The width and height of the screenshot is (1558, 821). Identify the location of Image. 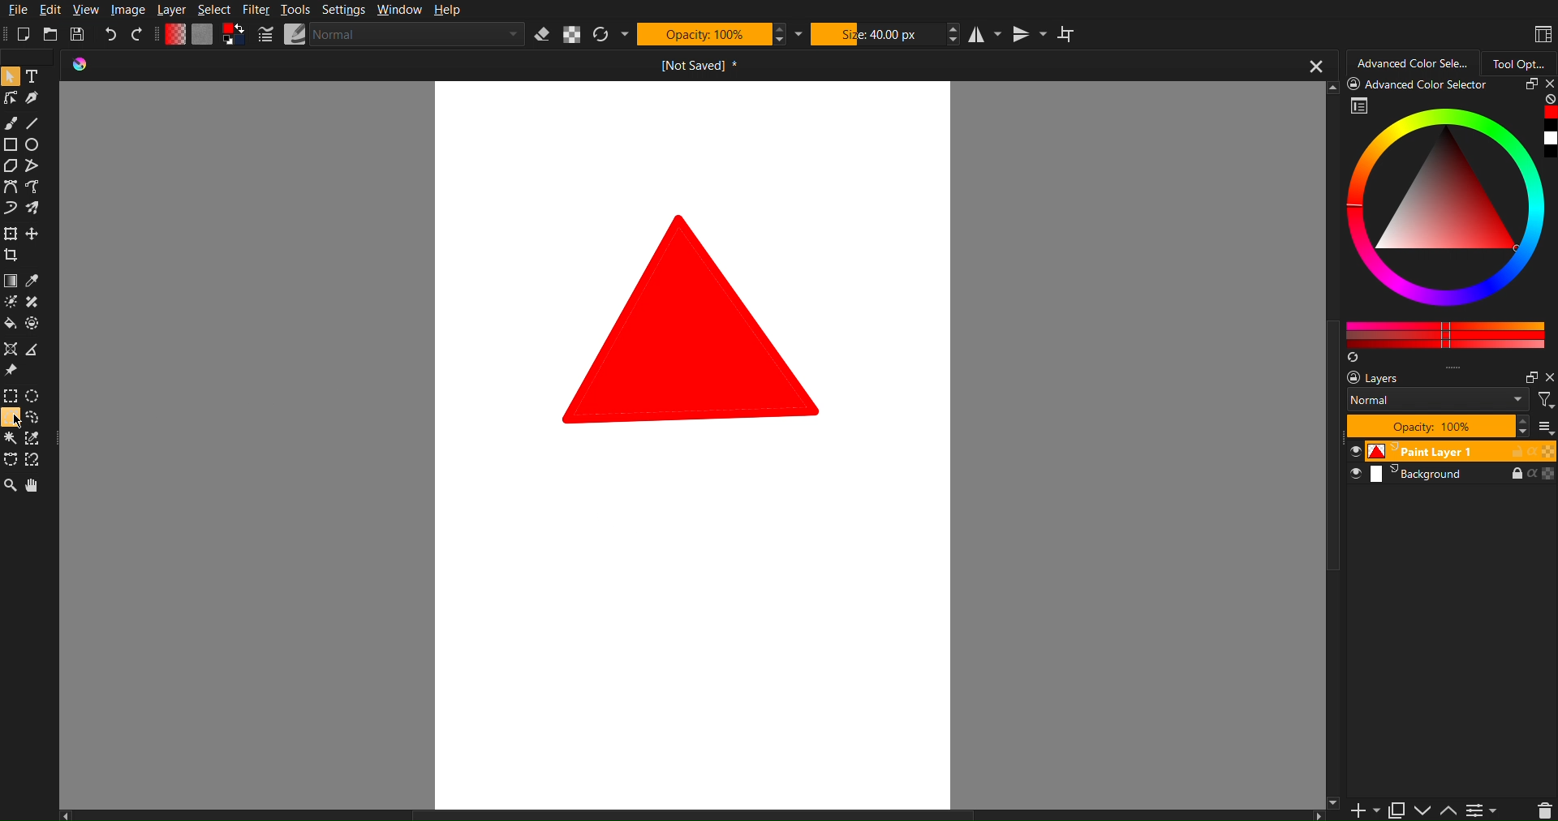
(125, 10).